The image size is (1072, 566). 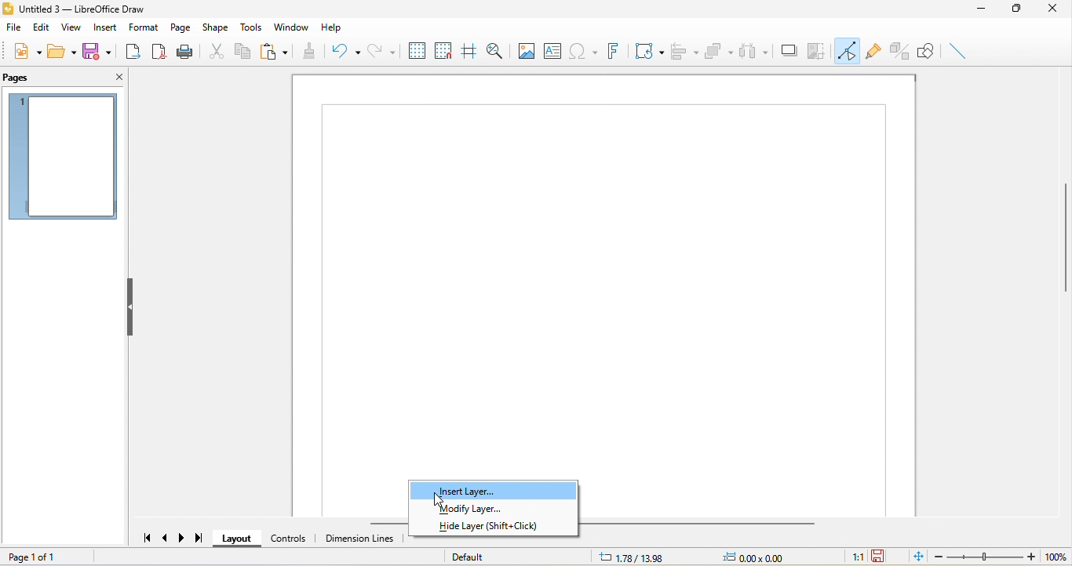 What do you see at coordinates (336, 24) in the screenshot?
I see `help` at bounding box center [336, 24].